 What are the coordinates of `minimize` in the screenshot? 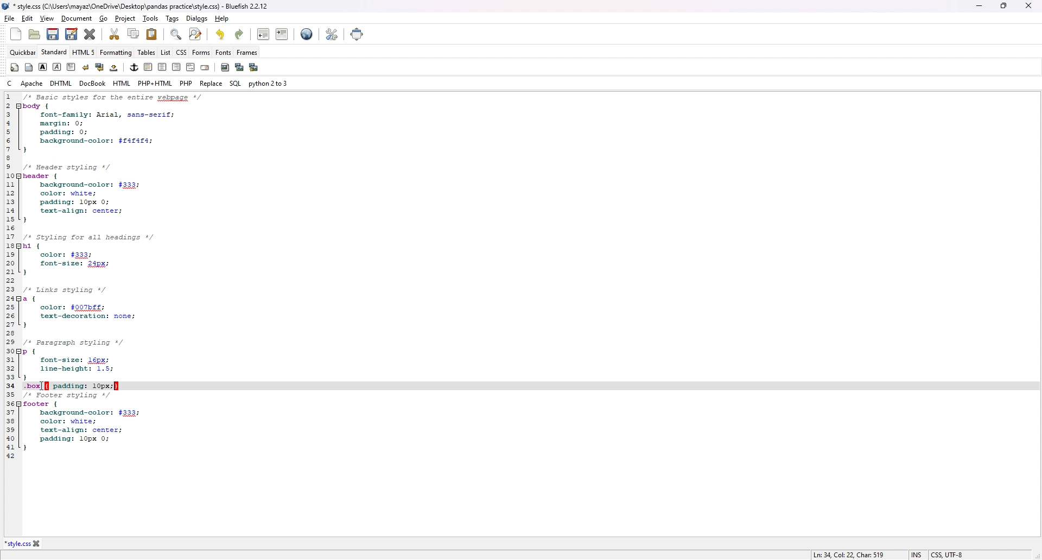 It's located at (980, 6).